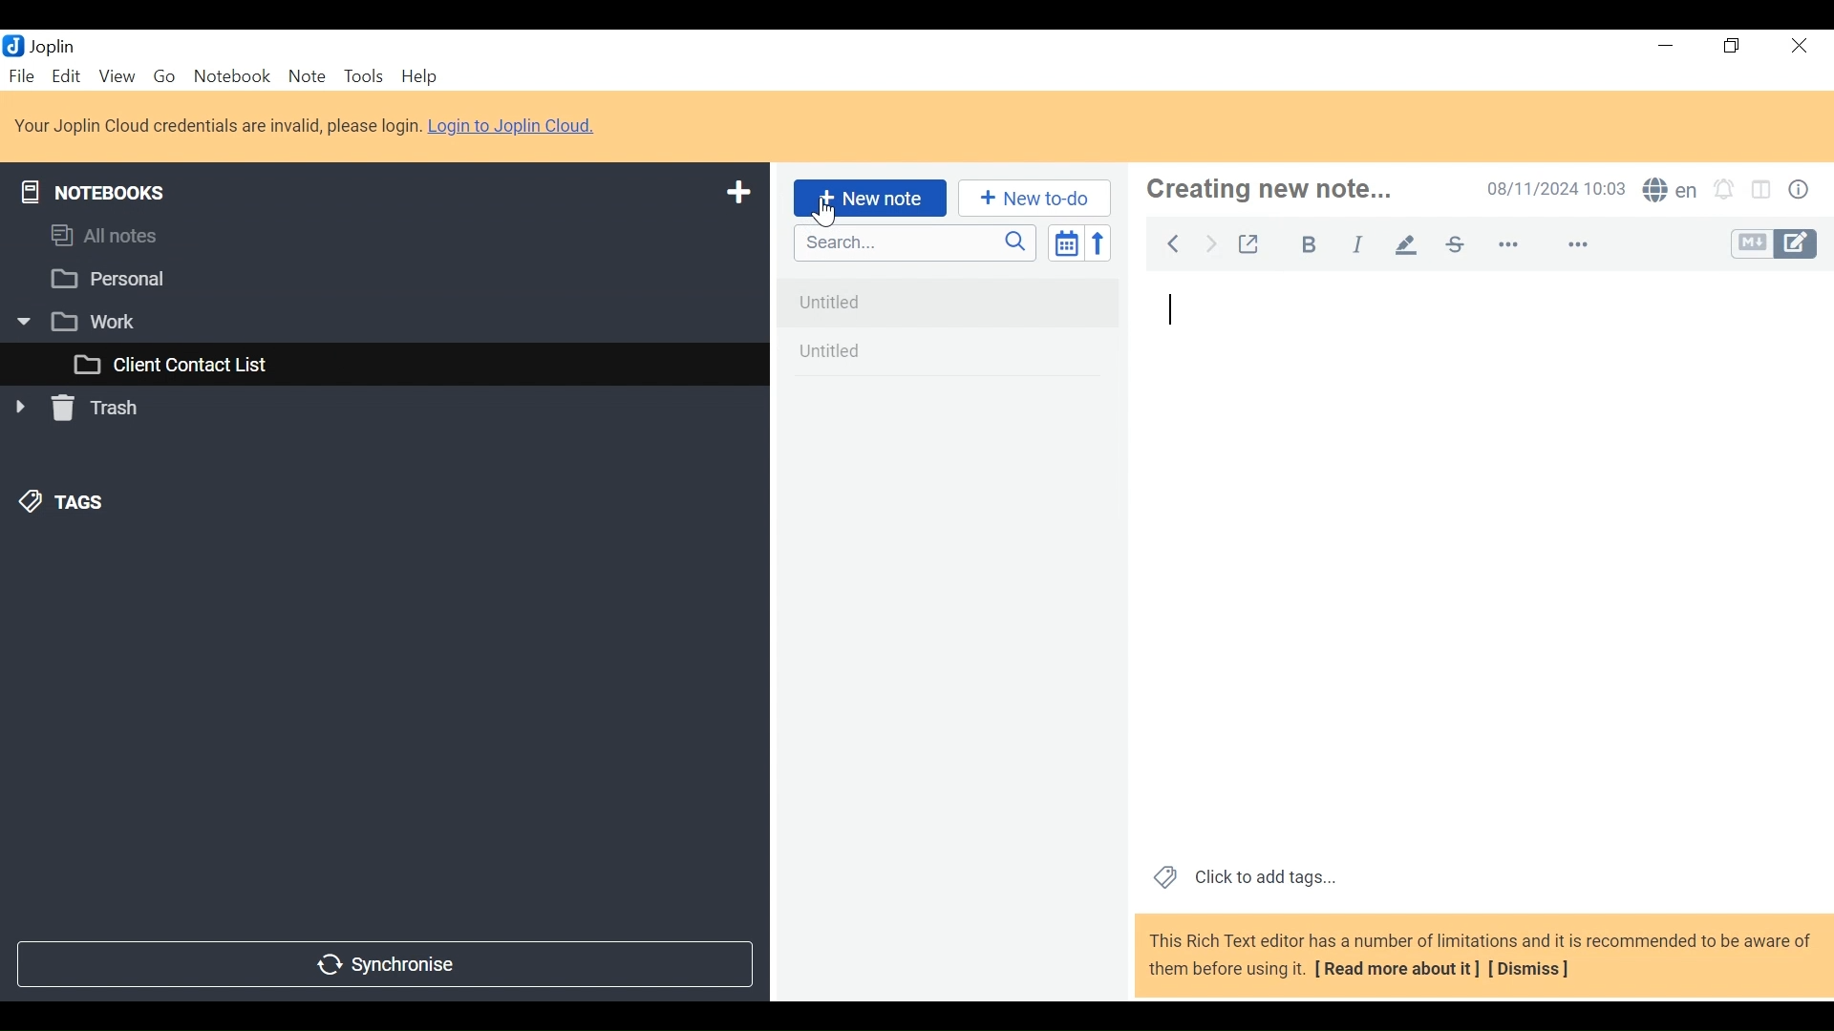 This screenshot has height=1031, width=1834. I want to click on more, so click(1545, 245).